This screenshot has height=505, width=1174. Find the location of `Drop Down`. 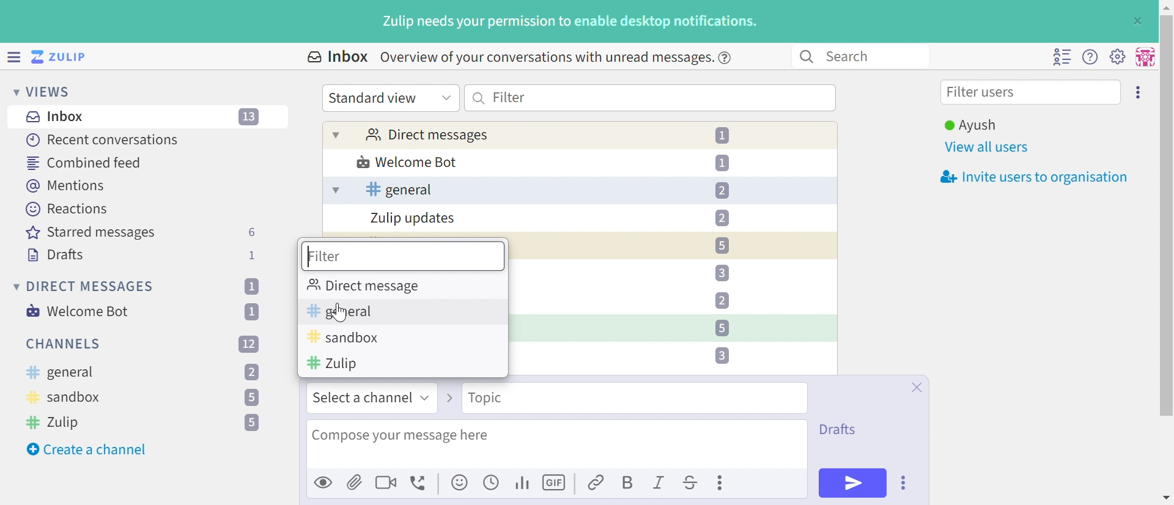

Drop Down is located at coordinates (427, 396).